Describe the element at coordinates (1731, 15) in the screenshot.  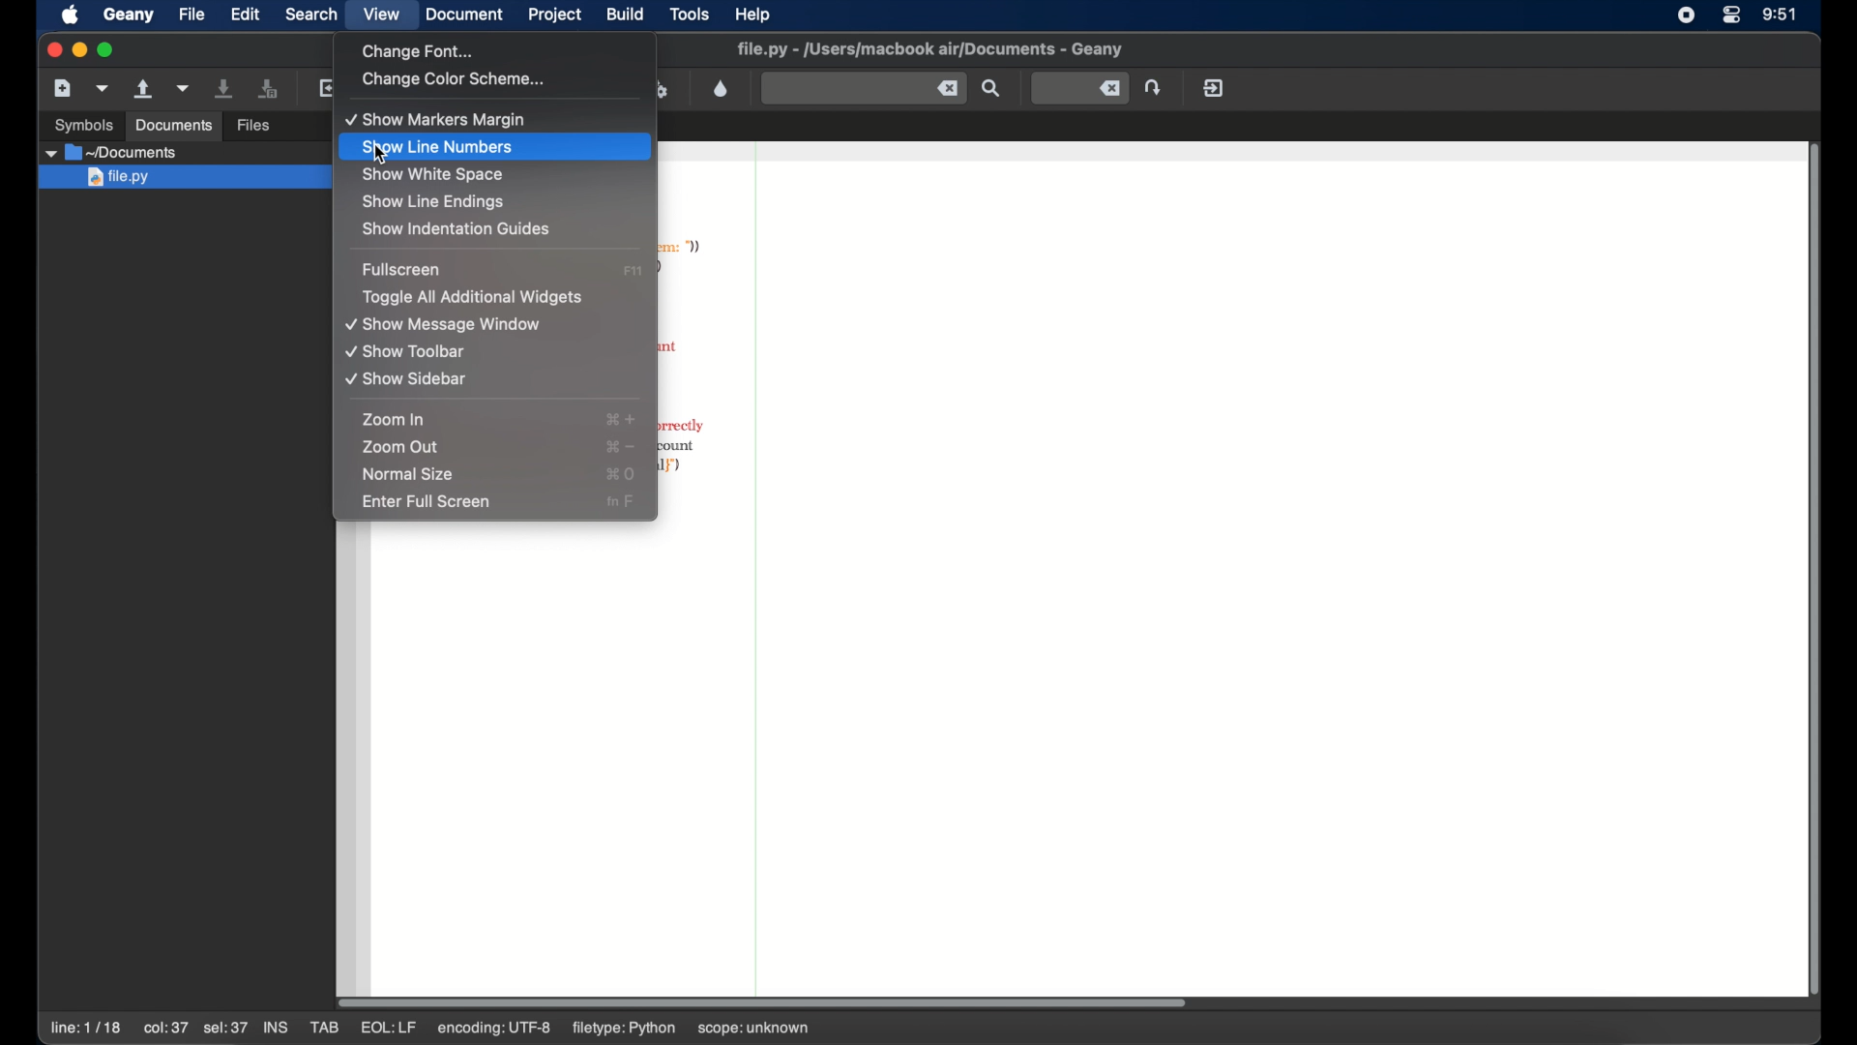
I see `control center` at that location.